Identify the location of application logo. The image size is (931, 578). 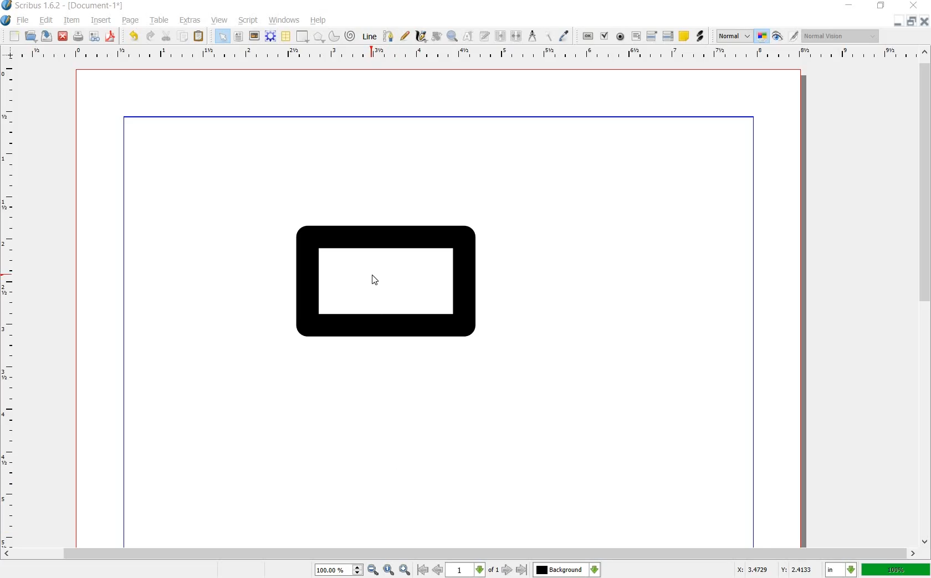
(6, 20).